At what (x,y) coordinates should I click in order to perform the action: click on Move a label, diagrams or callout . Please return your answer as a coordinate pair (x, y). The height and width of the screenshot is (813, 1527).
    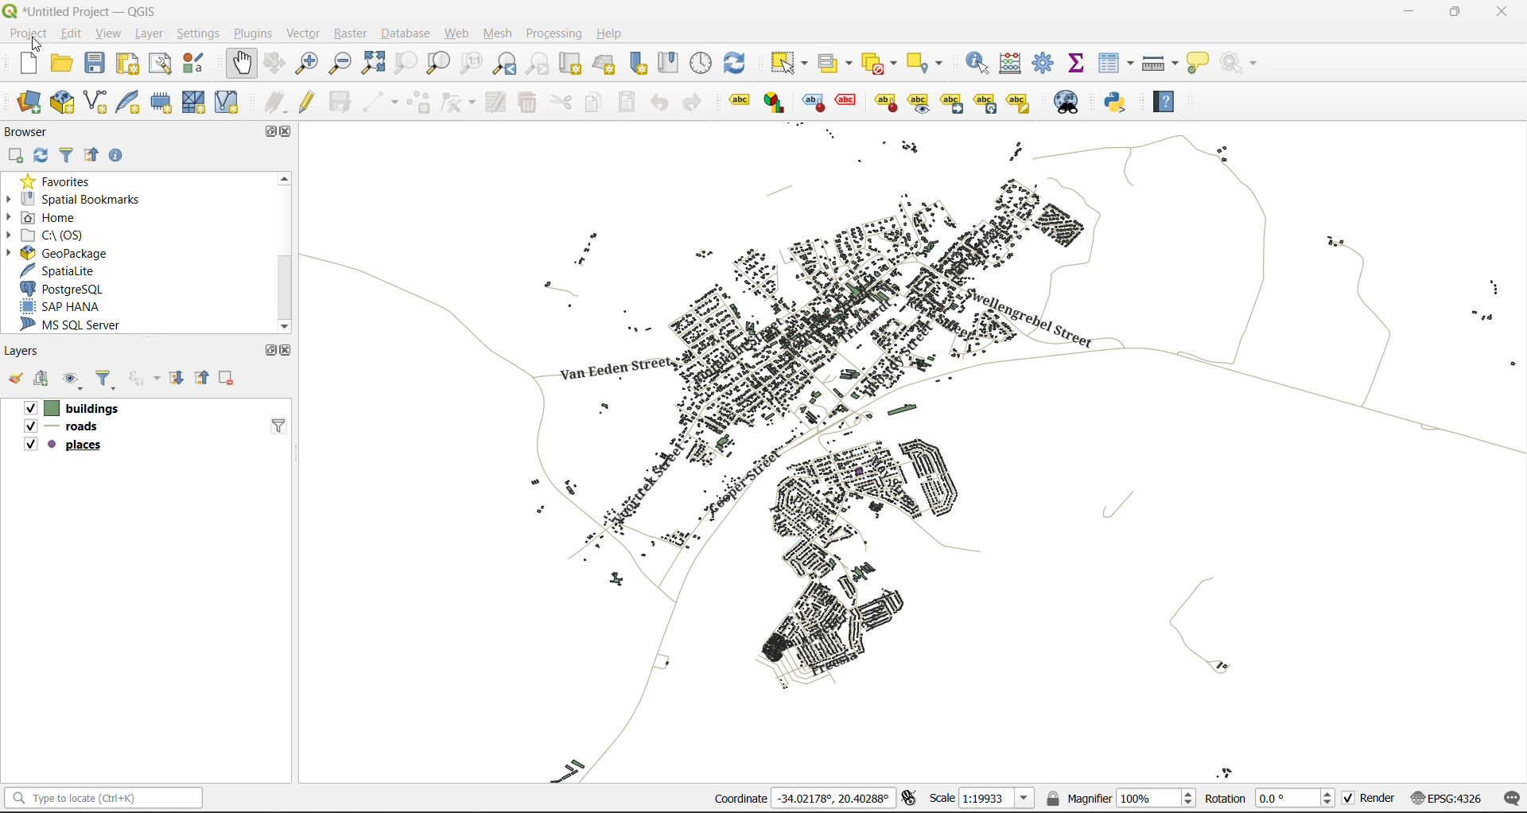
    Looking at the image, I should click on (919, 102).